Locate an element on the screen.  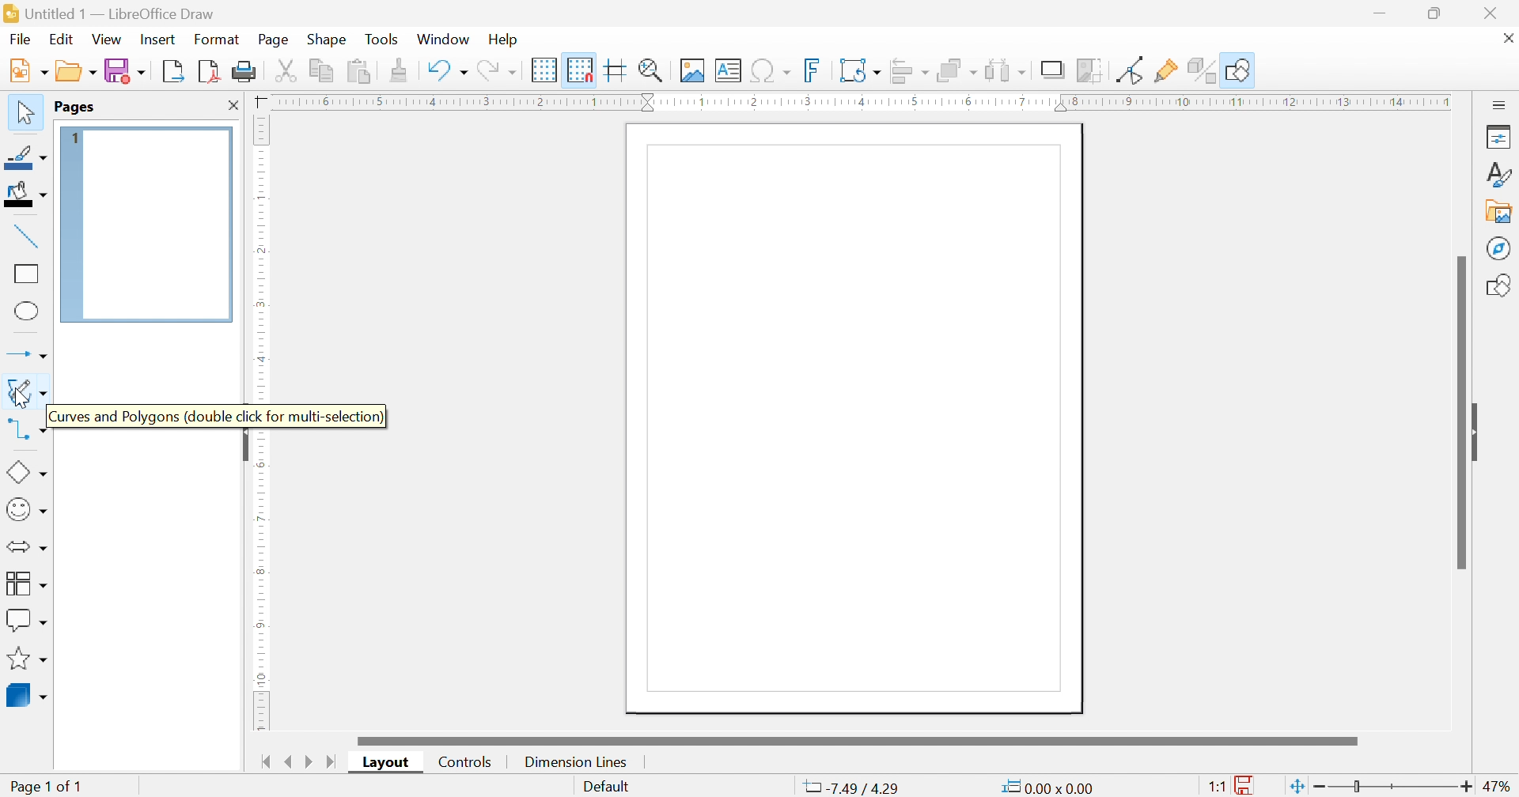
close is located at coordinates (1510, 38).